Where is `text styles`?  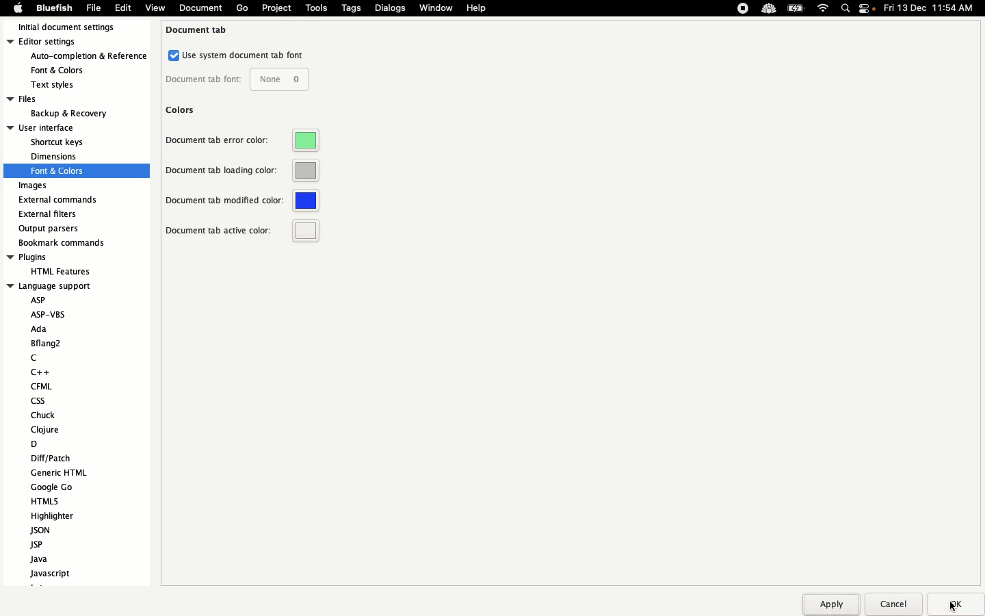
text styles is located at coordinates (62, 85).